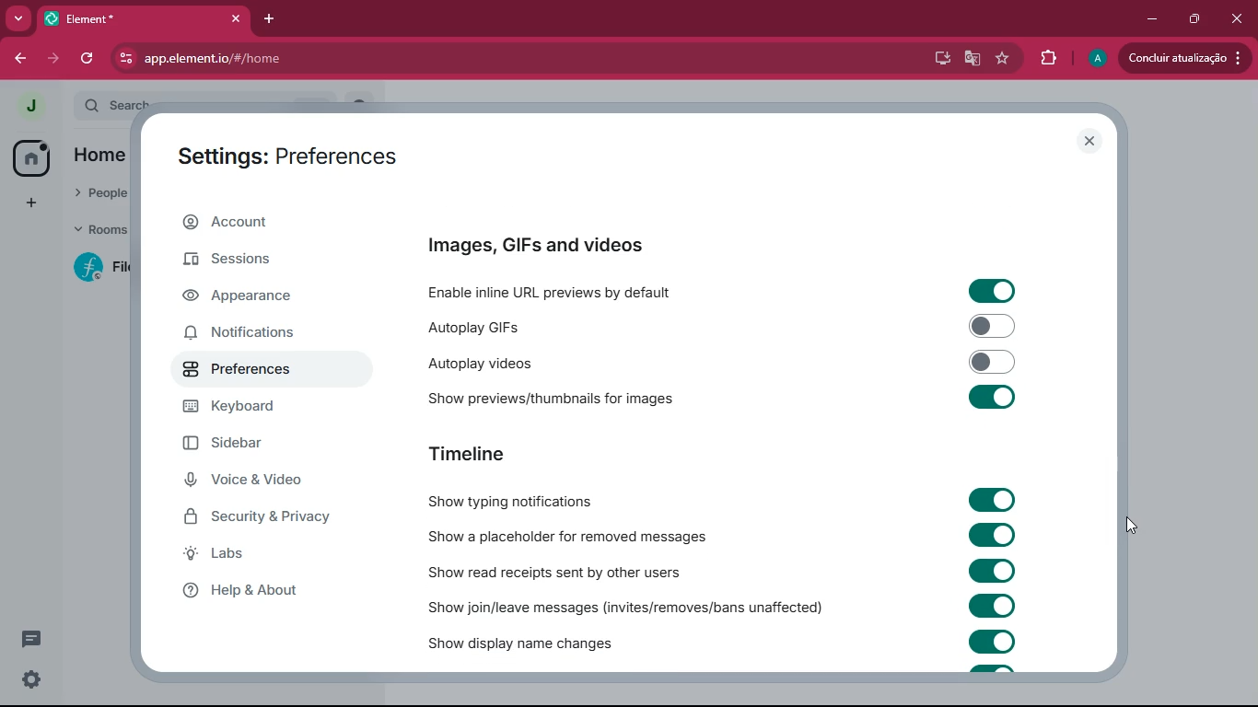 This screenshot has height=707, width=1258. Describe the element at coordinates (938, 58) in the screenshot. I see `desktop` at that location.